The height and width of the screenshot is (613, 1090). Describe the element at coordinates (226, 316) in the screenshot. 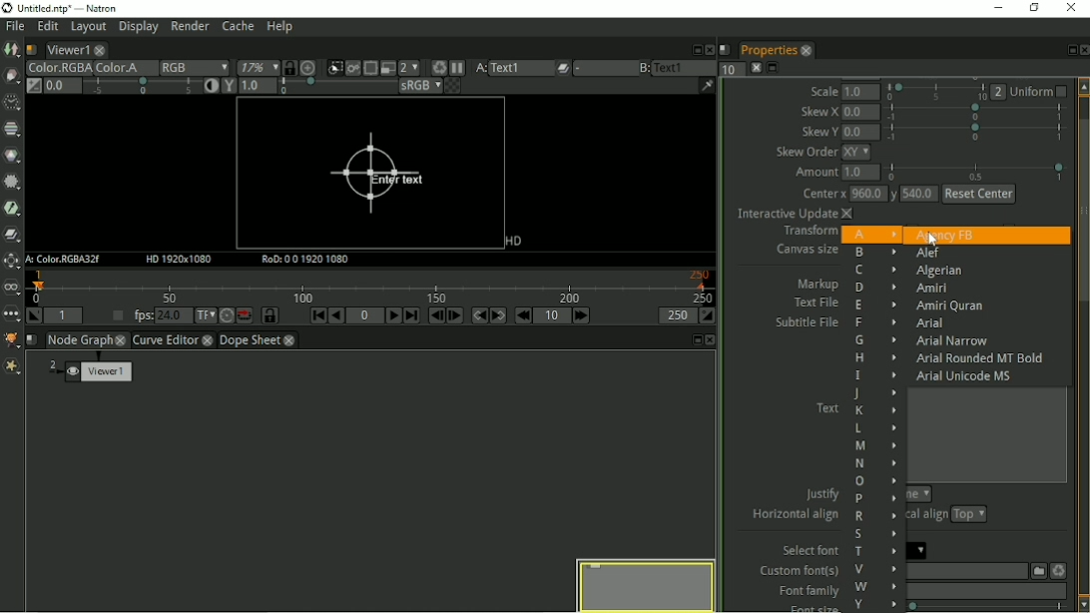

I see `Turbo mode` at that location.